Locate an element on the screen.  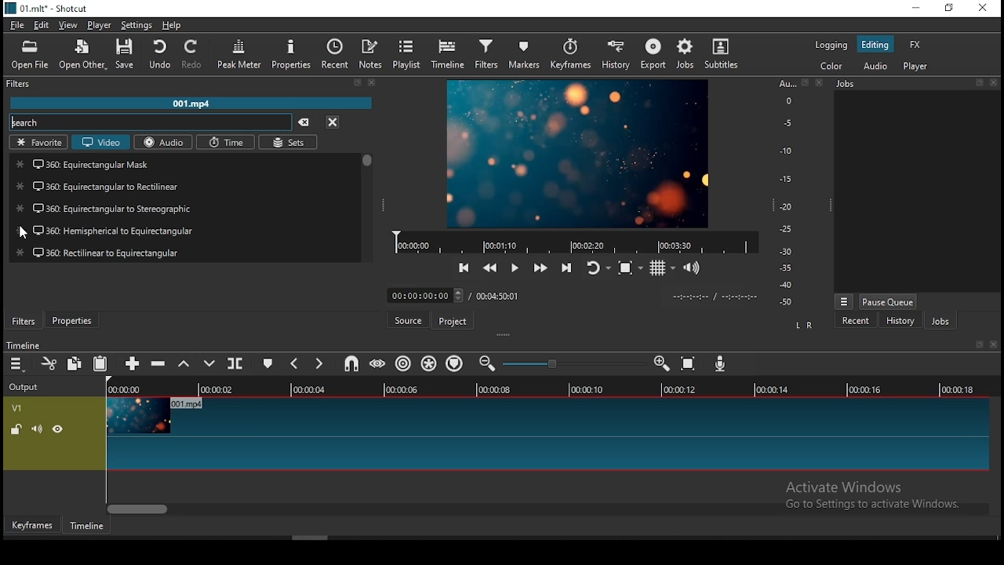
filter option is located at coordinates (184, 231).